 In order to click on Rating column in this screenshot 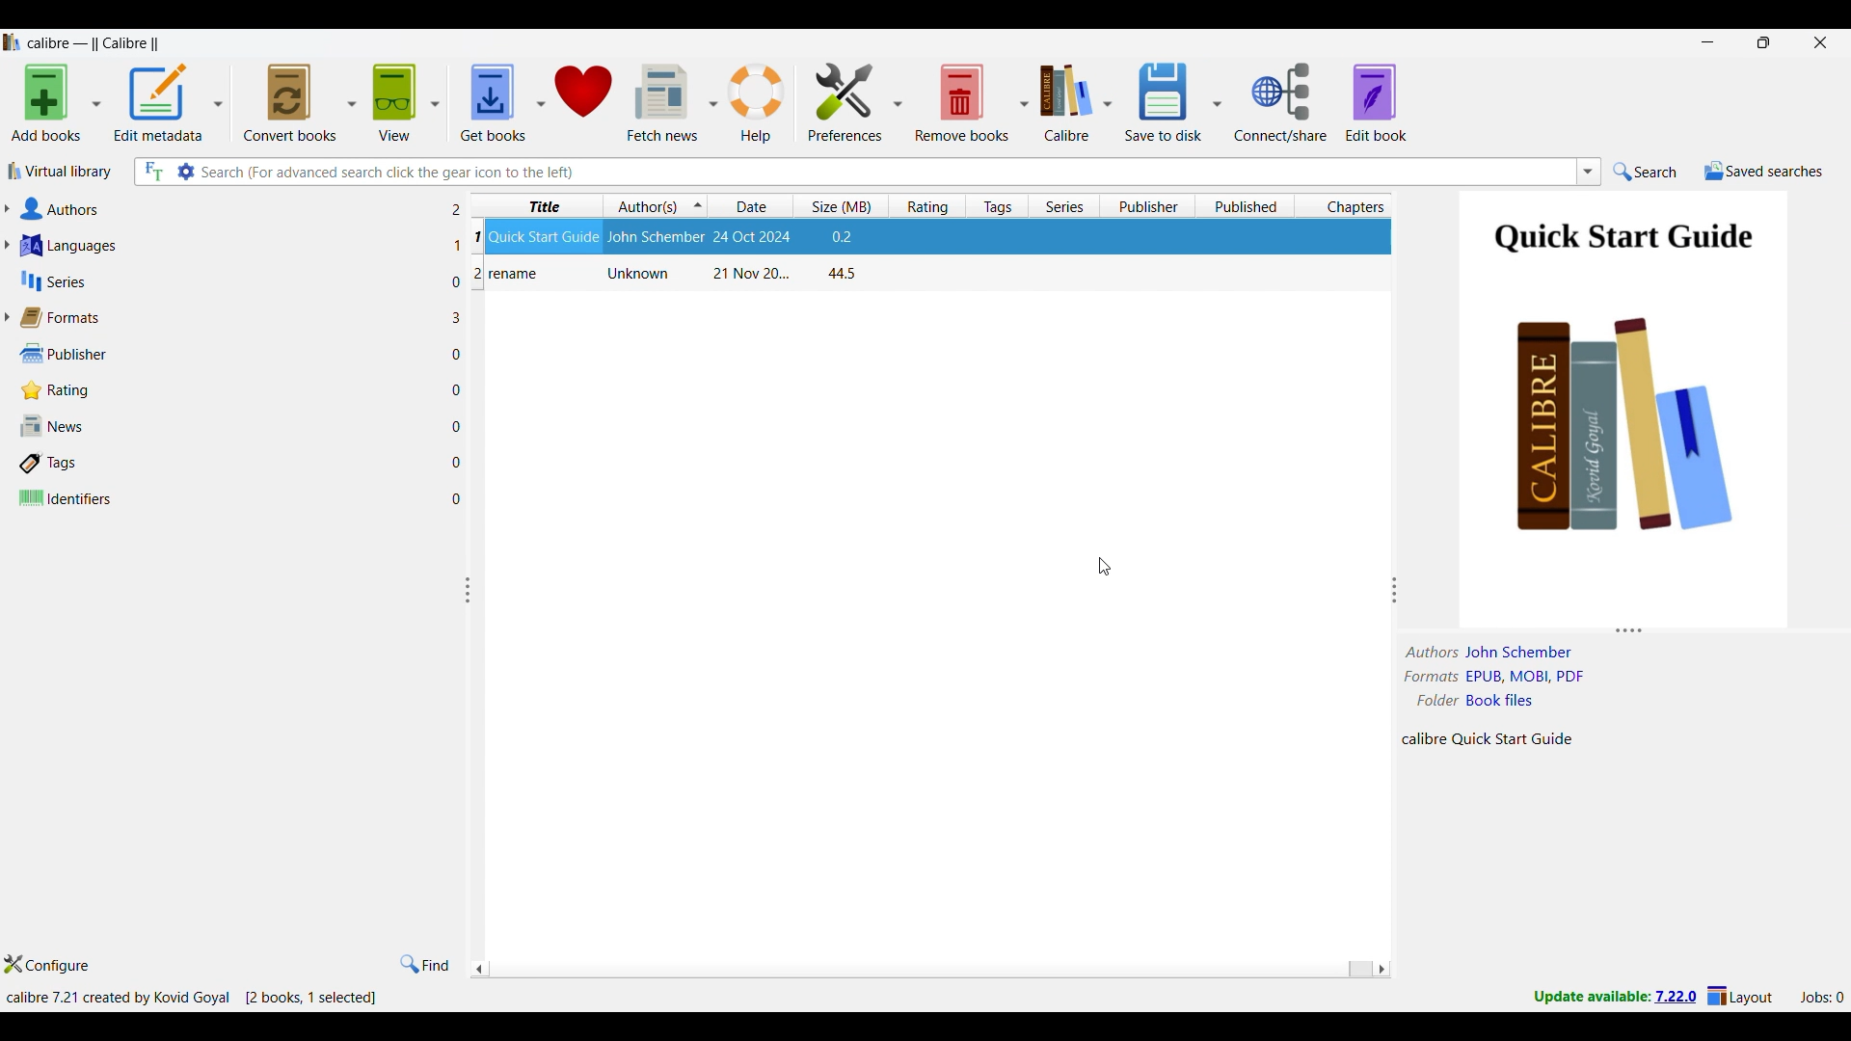, I will do `click(926, 205)`.